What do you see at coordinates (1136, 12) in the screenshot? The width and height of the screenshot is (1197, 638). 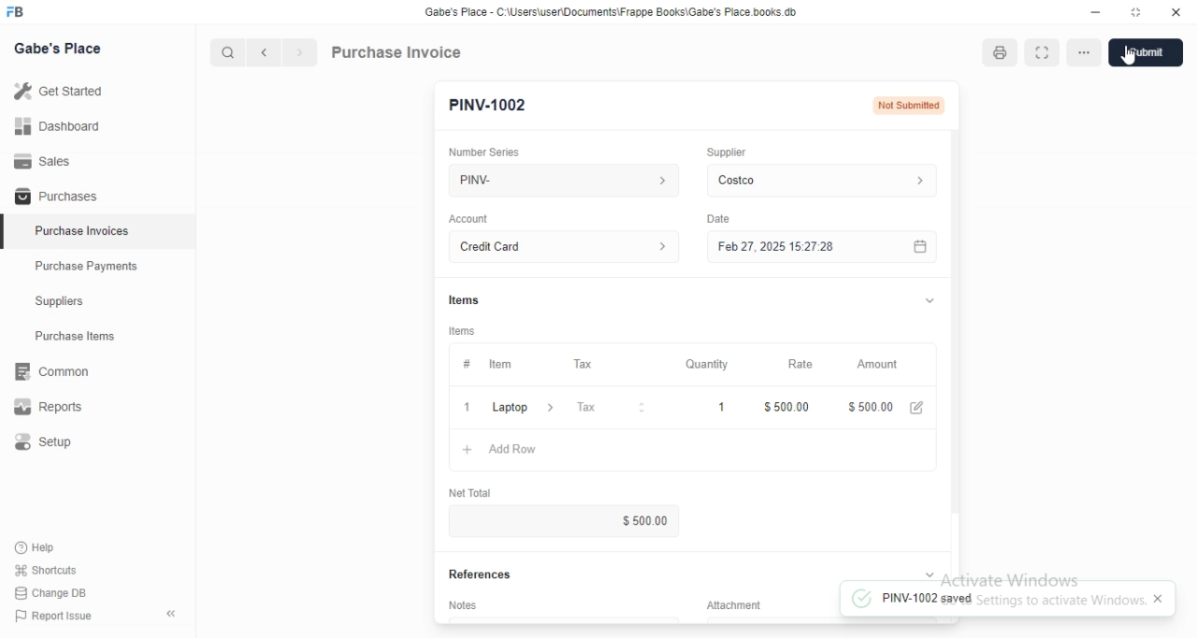 I see `Change dimension` at bounding box center [1136, 12].